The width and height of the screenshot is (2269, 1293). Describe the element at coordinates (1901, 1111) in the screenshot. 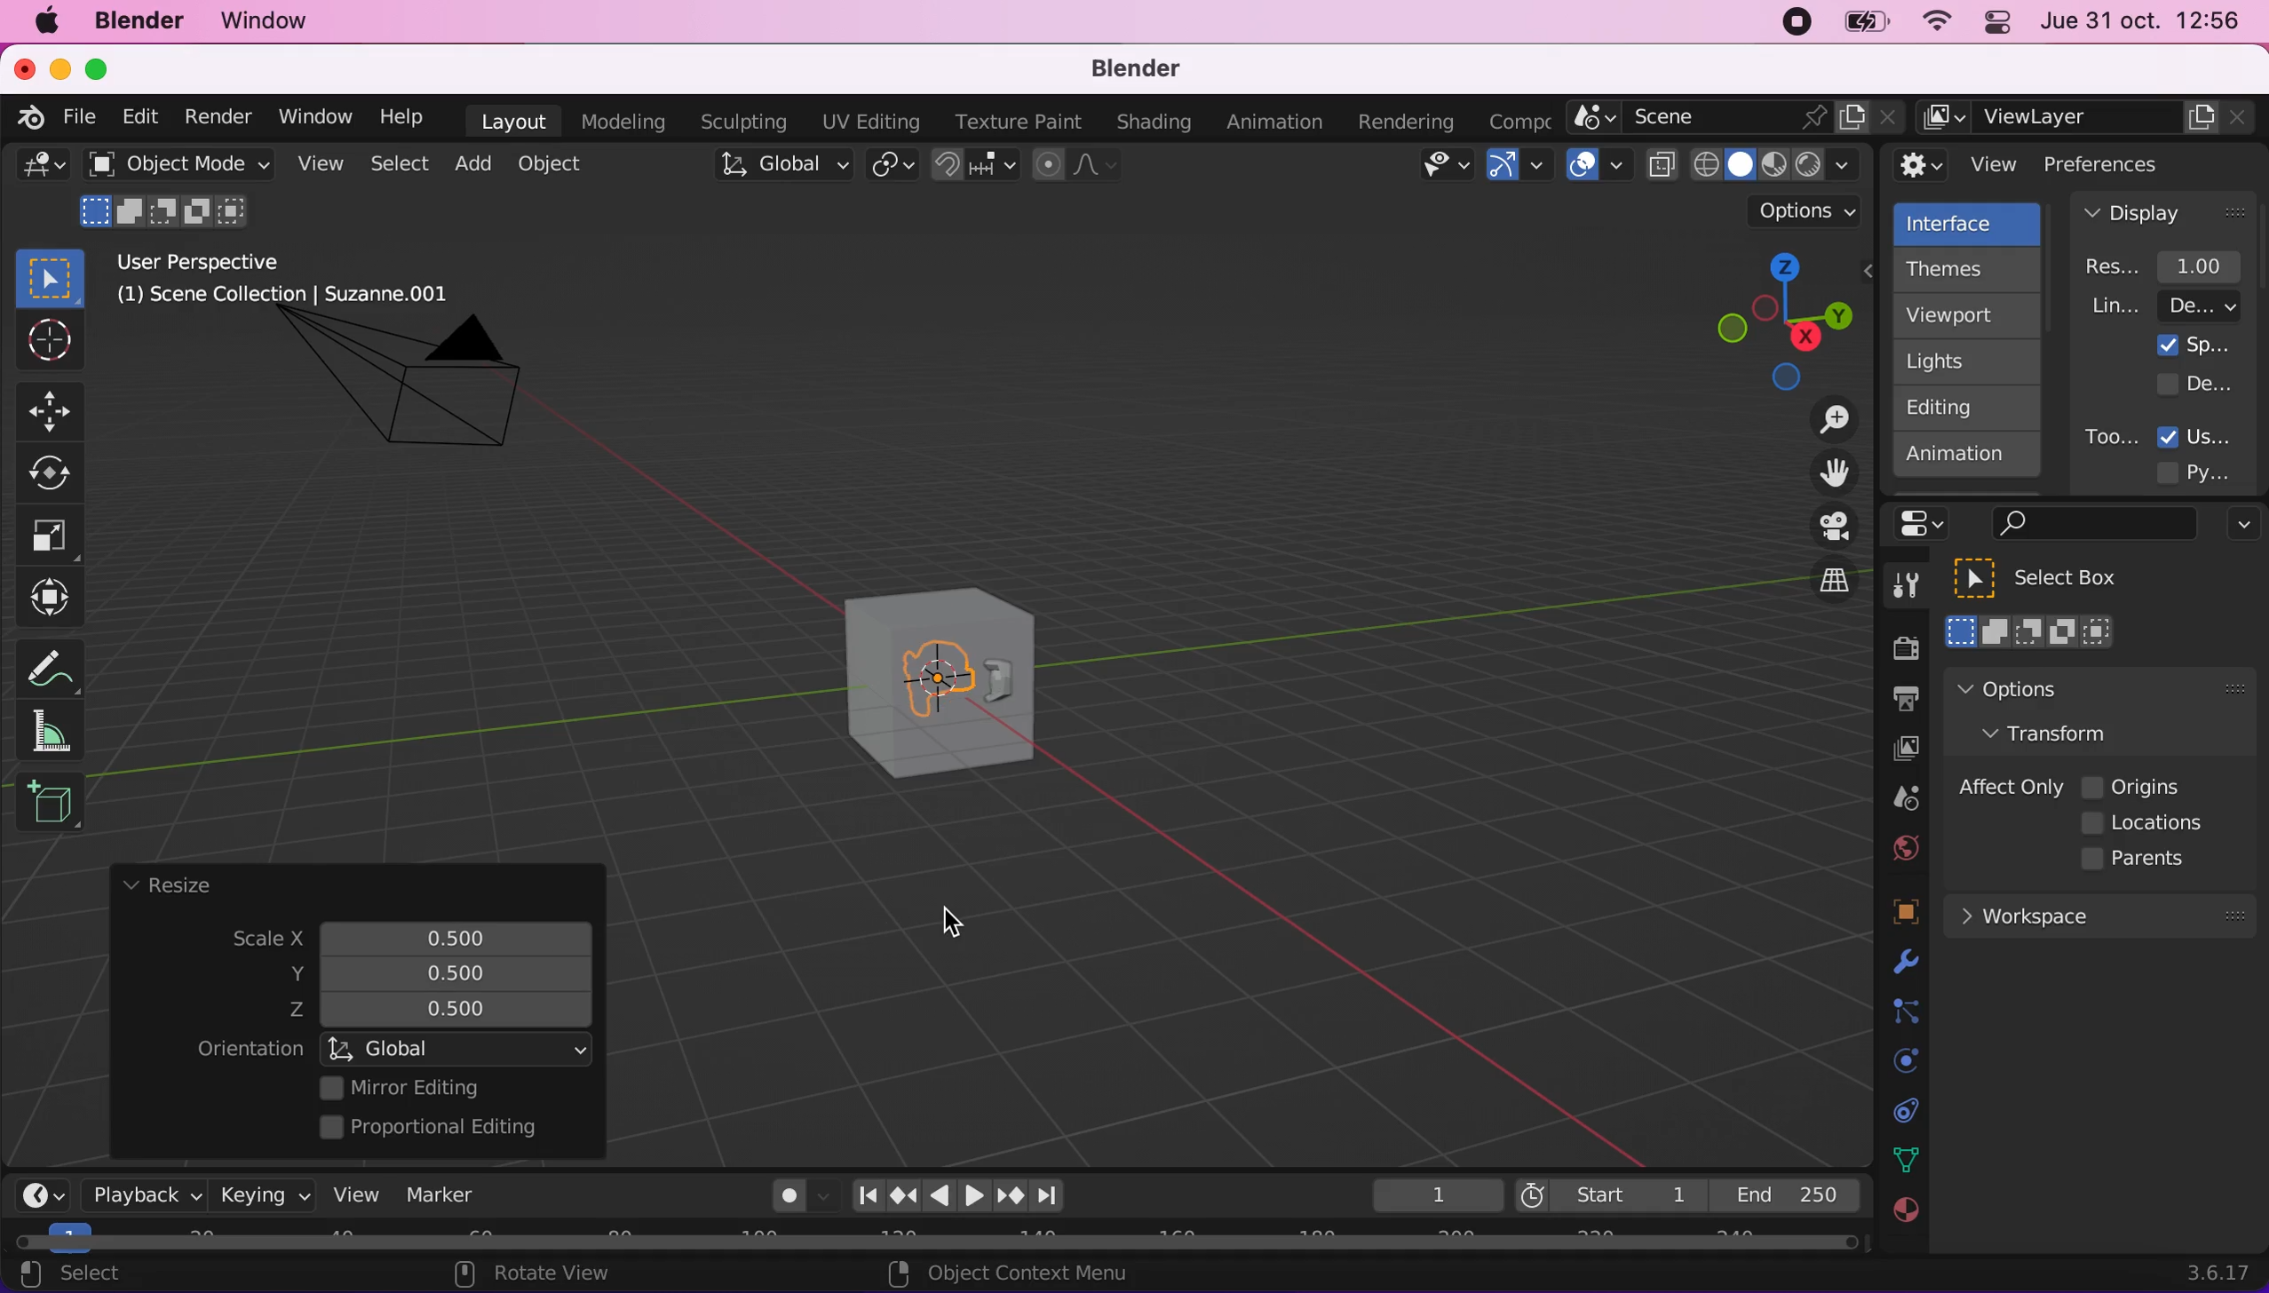

I see `collection` at that location.